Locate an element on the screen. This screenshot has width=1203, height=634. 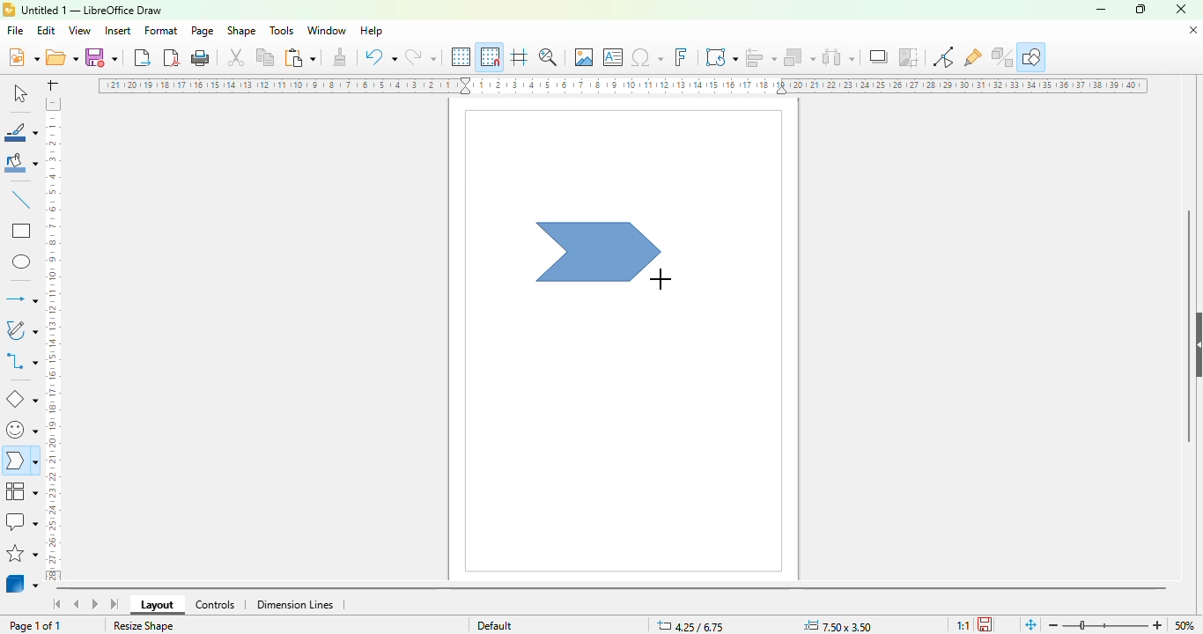
connectors is located at coordinates (21, 360).